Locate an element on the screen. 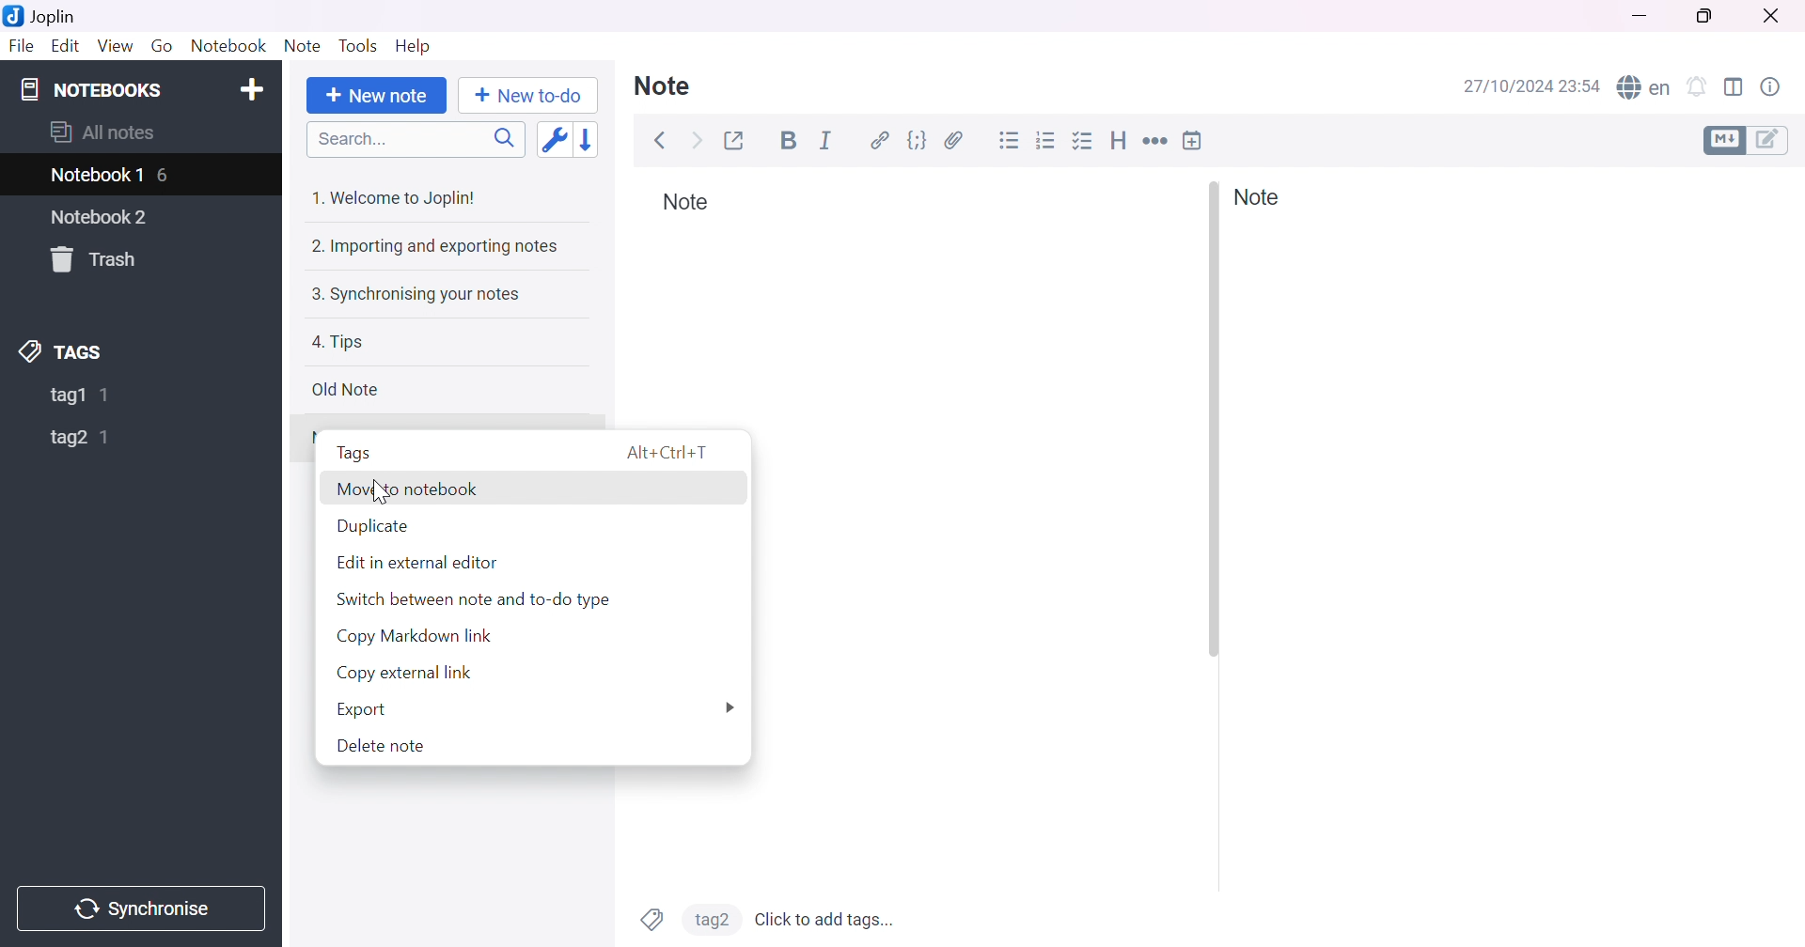 This screenshot has width=1805, height=947. + New note is located at coordinates (376, 97).